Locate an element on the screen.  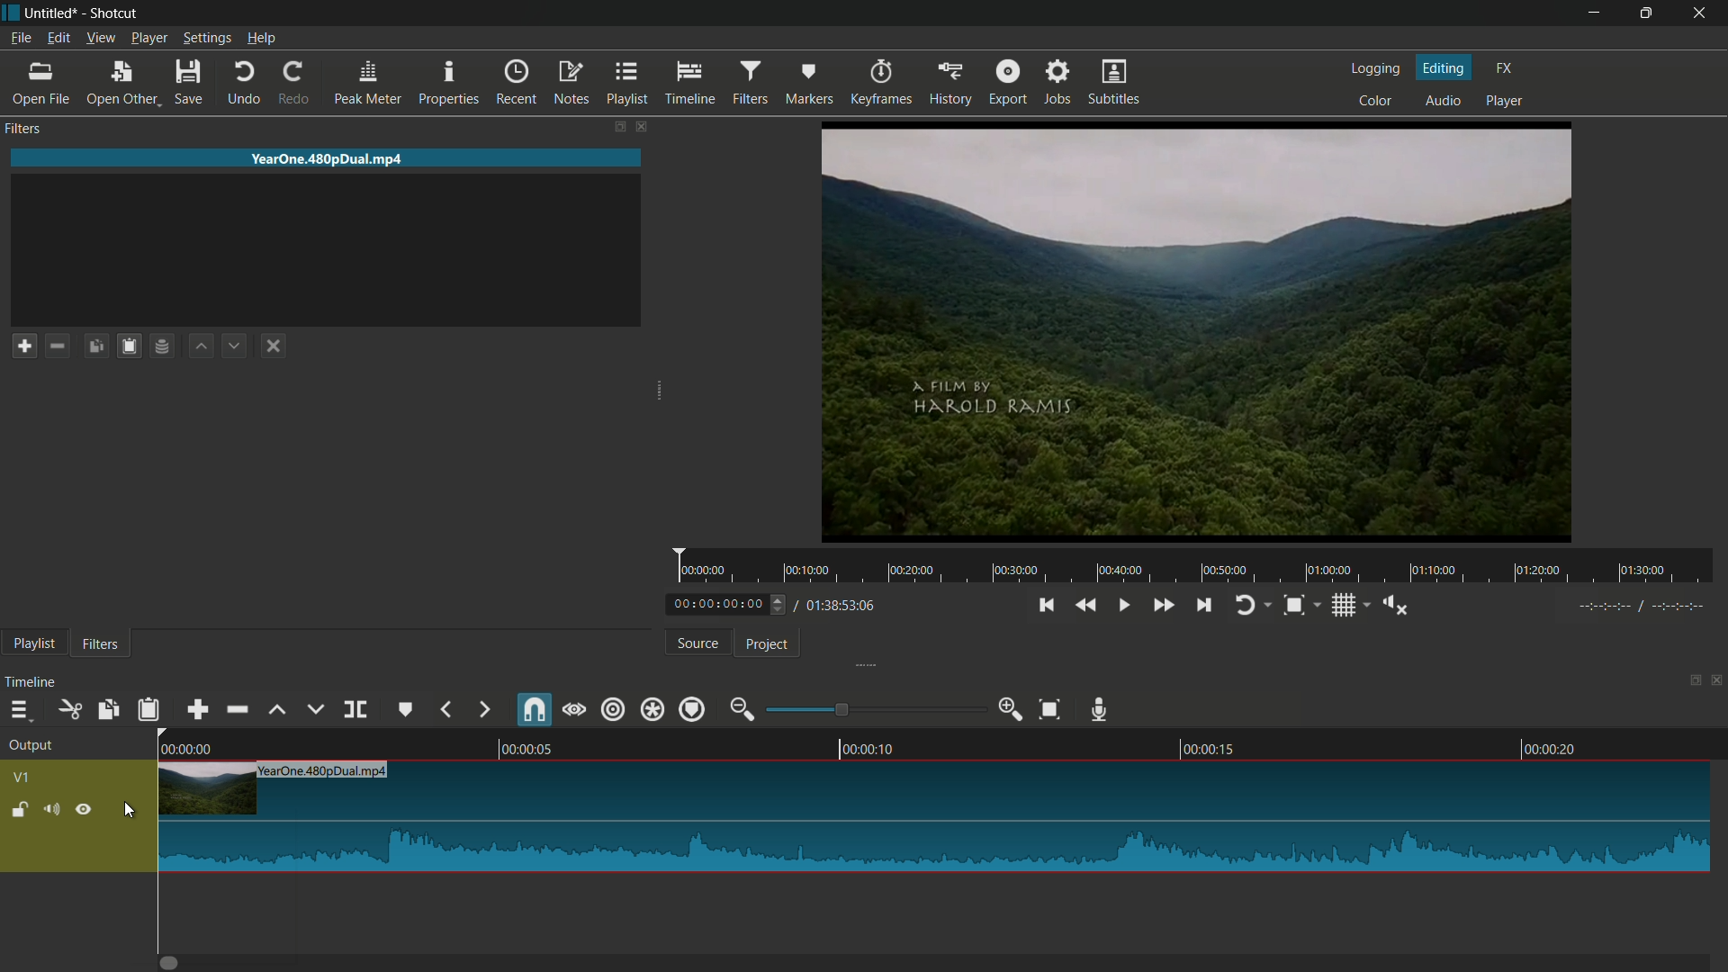
create or edit marker is located at coordinates (406, 708).